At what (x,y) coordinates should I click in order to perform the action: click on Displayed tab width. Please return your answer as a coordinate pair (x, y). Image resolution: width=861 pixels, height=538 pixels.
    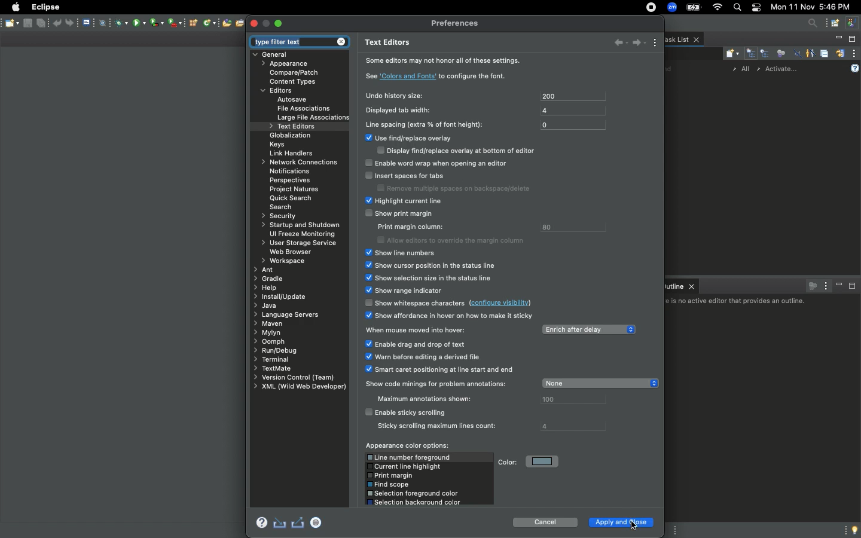
    Looking at the image, I should click on (405, 111).